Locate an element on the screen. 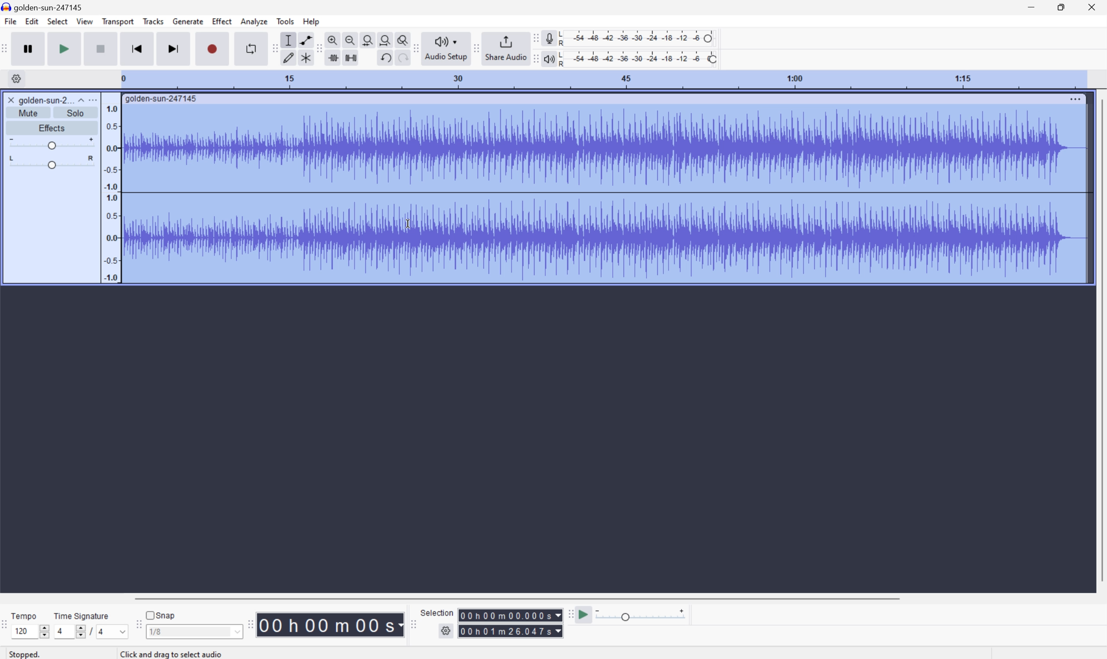 This screenshot has height=659, width=1107. Silence audio selection is located at coordinates (351, 58).